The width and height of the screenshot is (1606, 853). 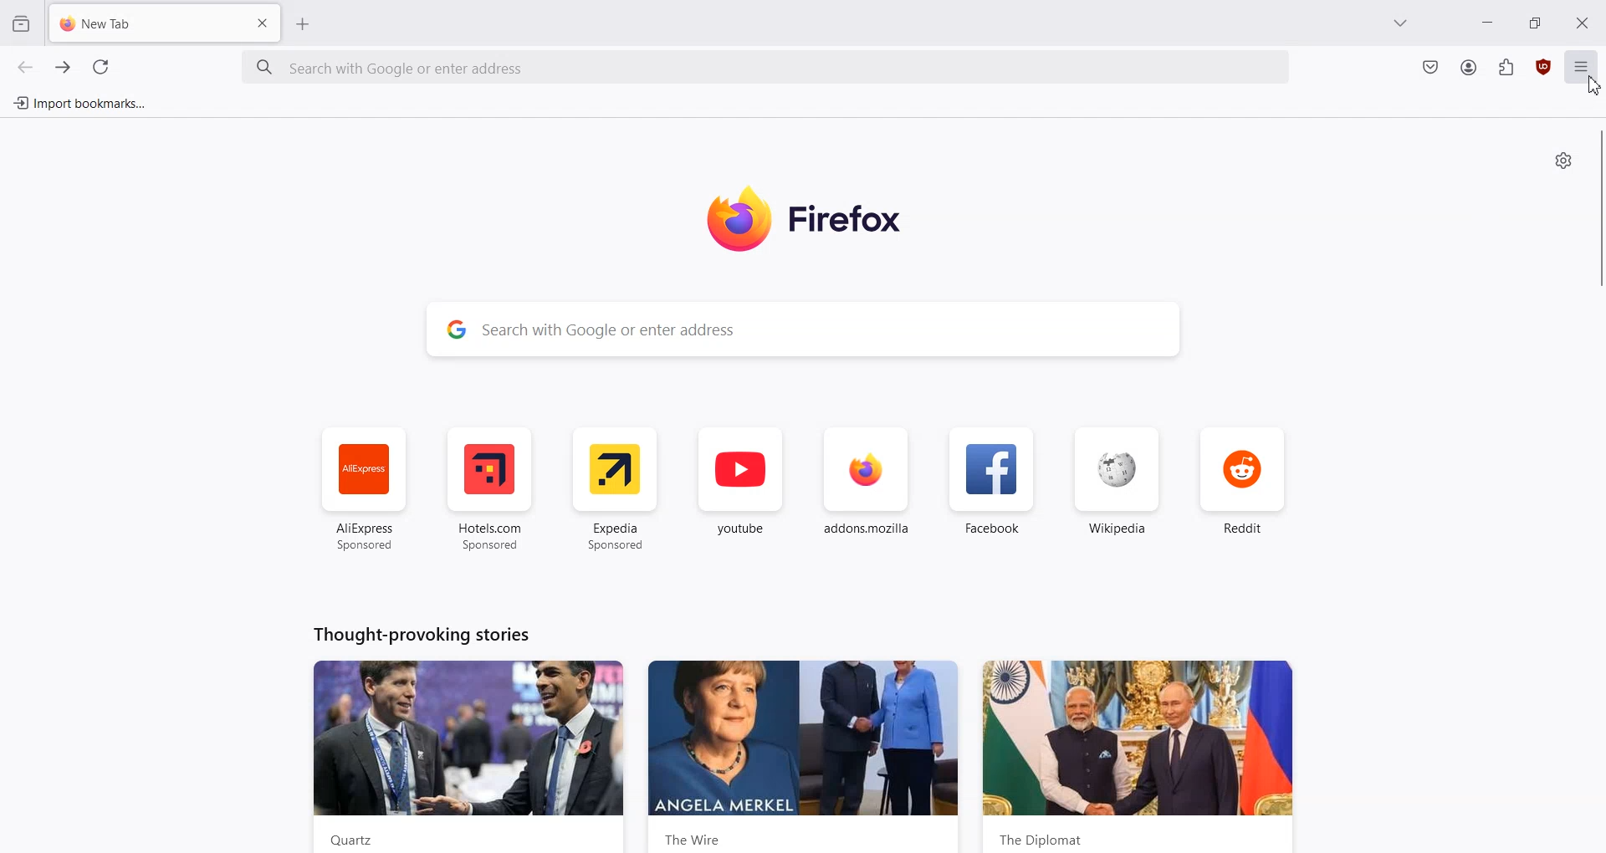 What do you see at coordinates (144, 23) in the screenshot?
I see `New Tab` at bounding box center [144, 23].